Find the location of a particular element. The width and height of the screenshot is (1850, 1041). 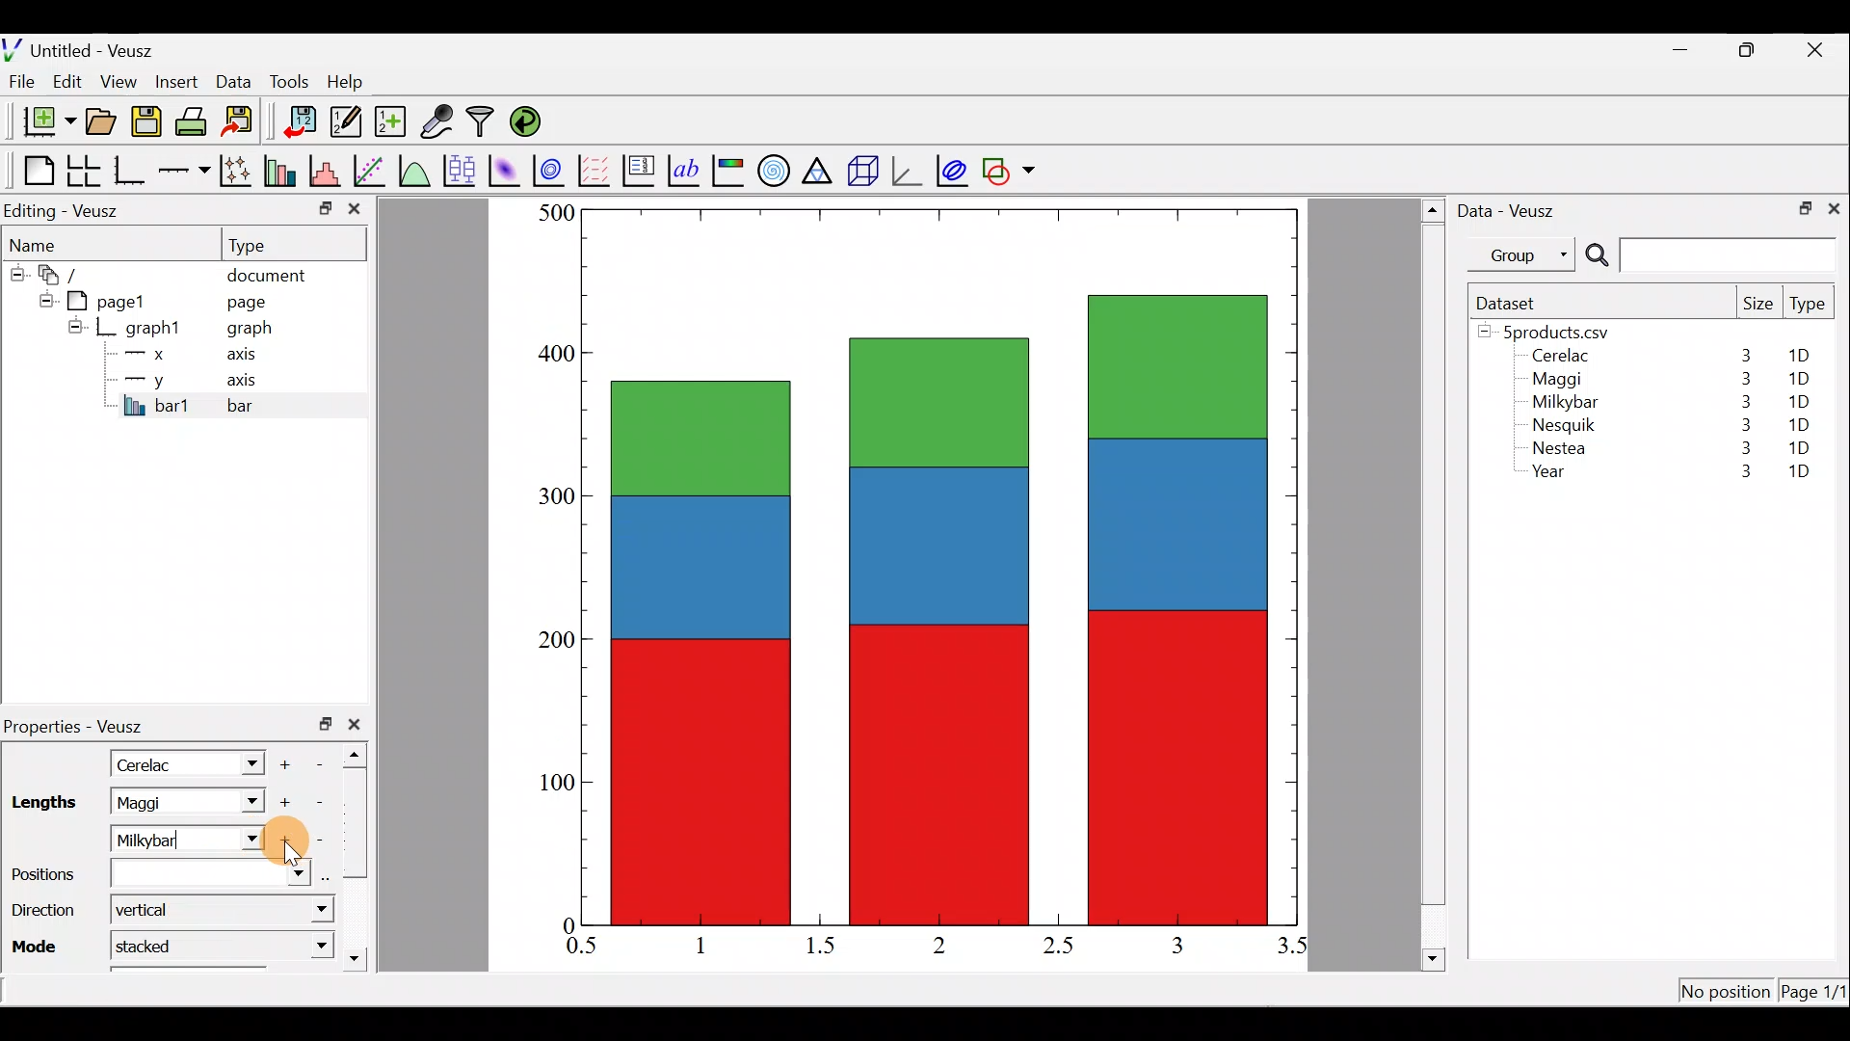

3 is located at coordinates (1741, 379).